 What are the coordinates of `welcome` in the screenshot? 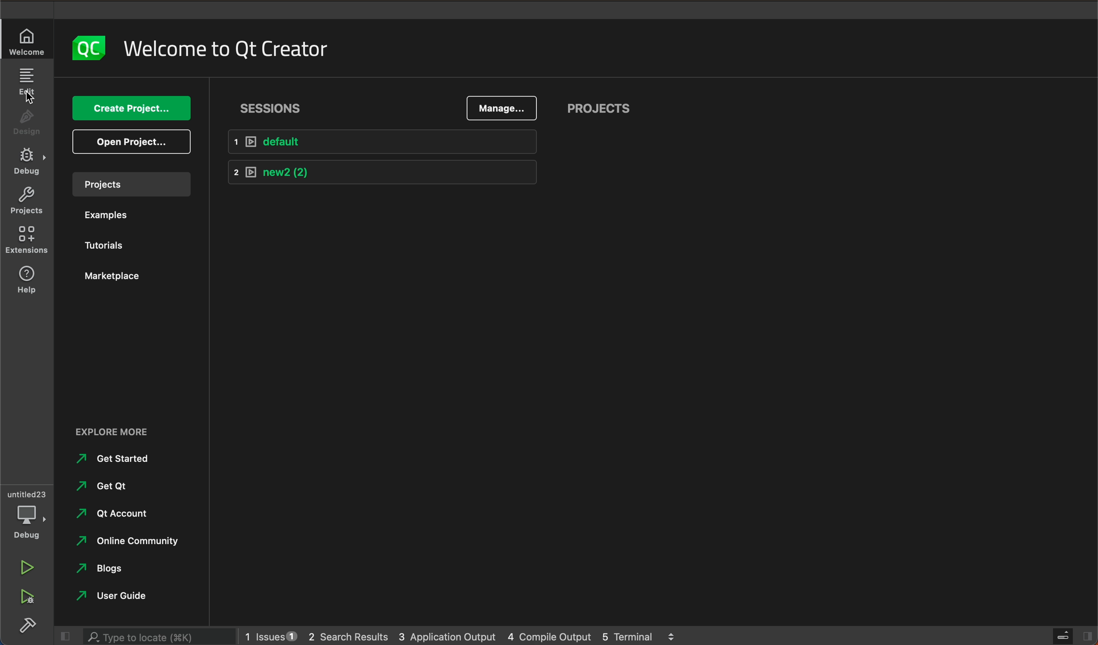 It's located at (230, 46).